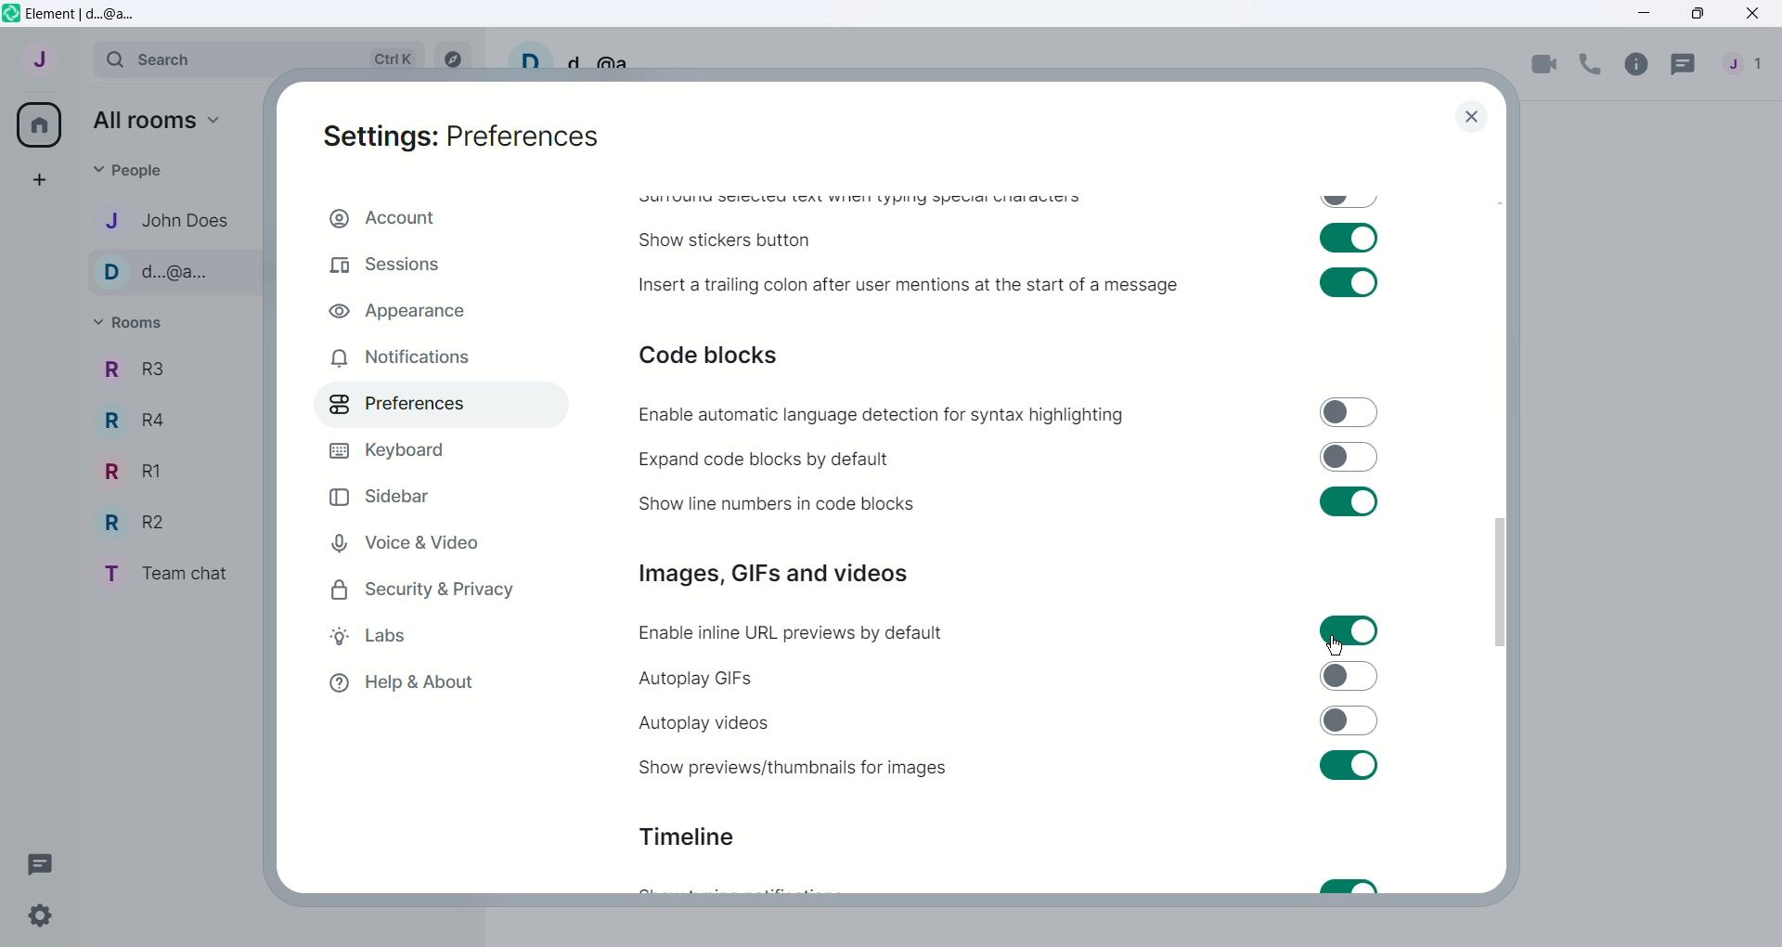  Describe the element at coordinates (1347, 765) in the screenshot. I see `Toggle switch on for sure previews/thumbnails for images` at that location.